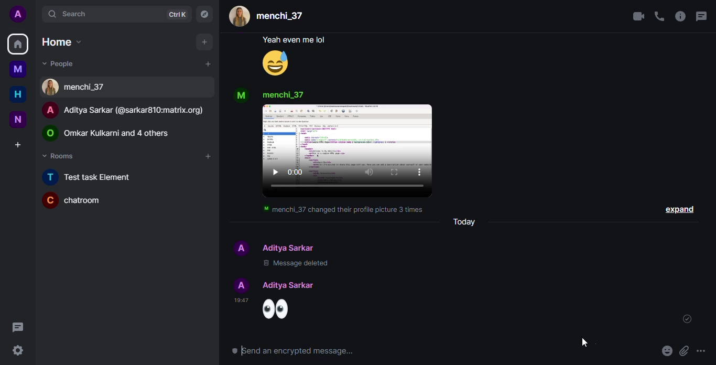 The width and height of the screenshot is (716, 365). What do you see at coordinates (297, 95) in the screenshot?
I see `menchi_37` at bounding box center [297, 95].